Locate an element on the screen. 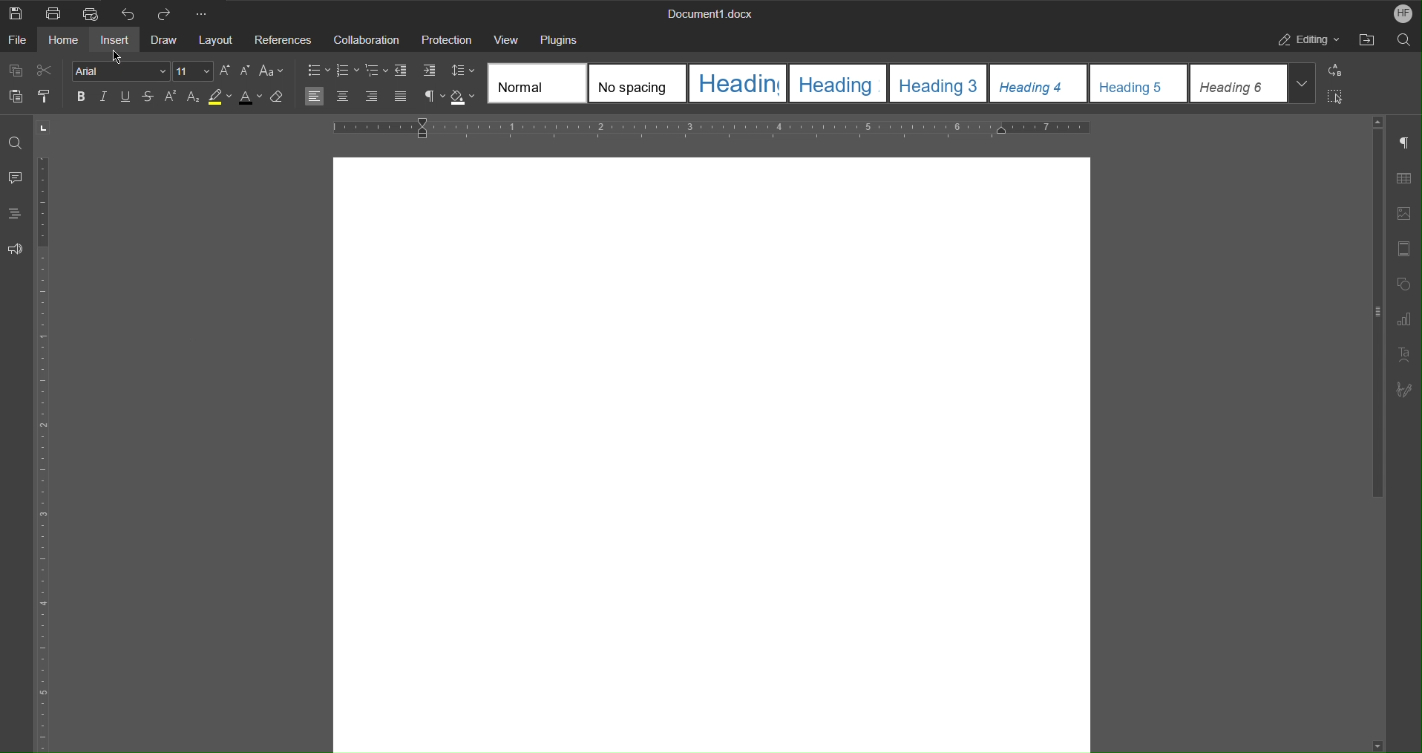 The image size is (1422, 753). Line Spacing is located at coordinates (462, 71).